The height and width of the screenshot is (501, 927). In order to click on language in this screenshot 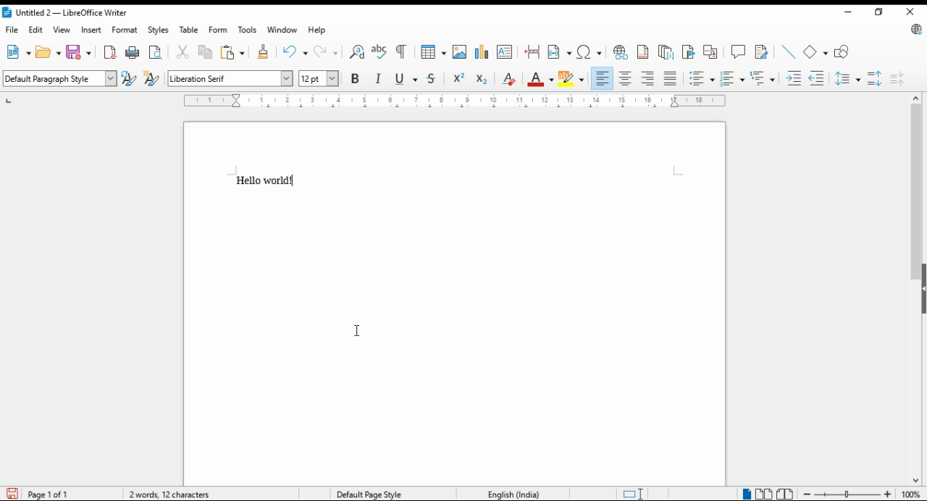, I will do `click(511, 492)`.